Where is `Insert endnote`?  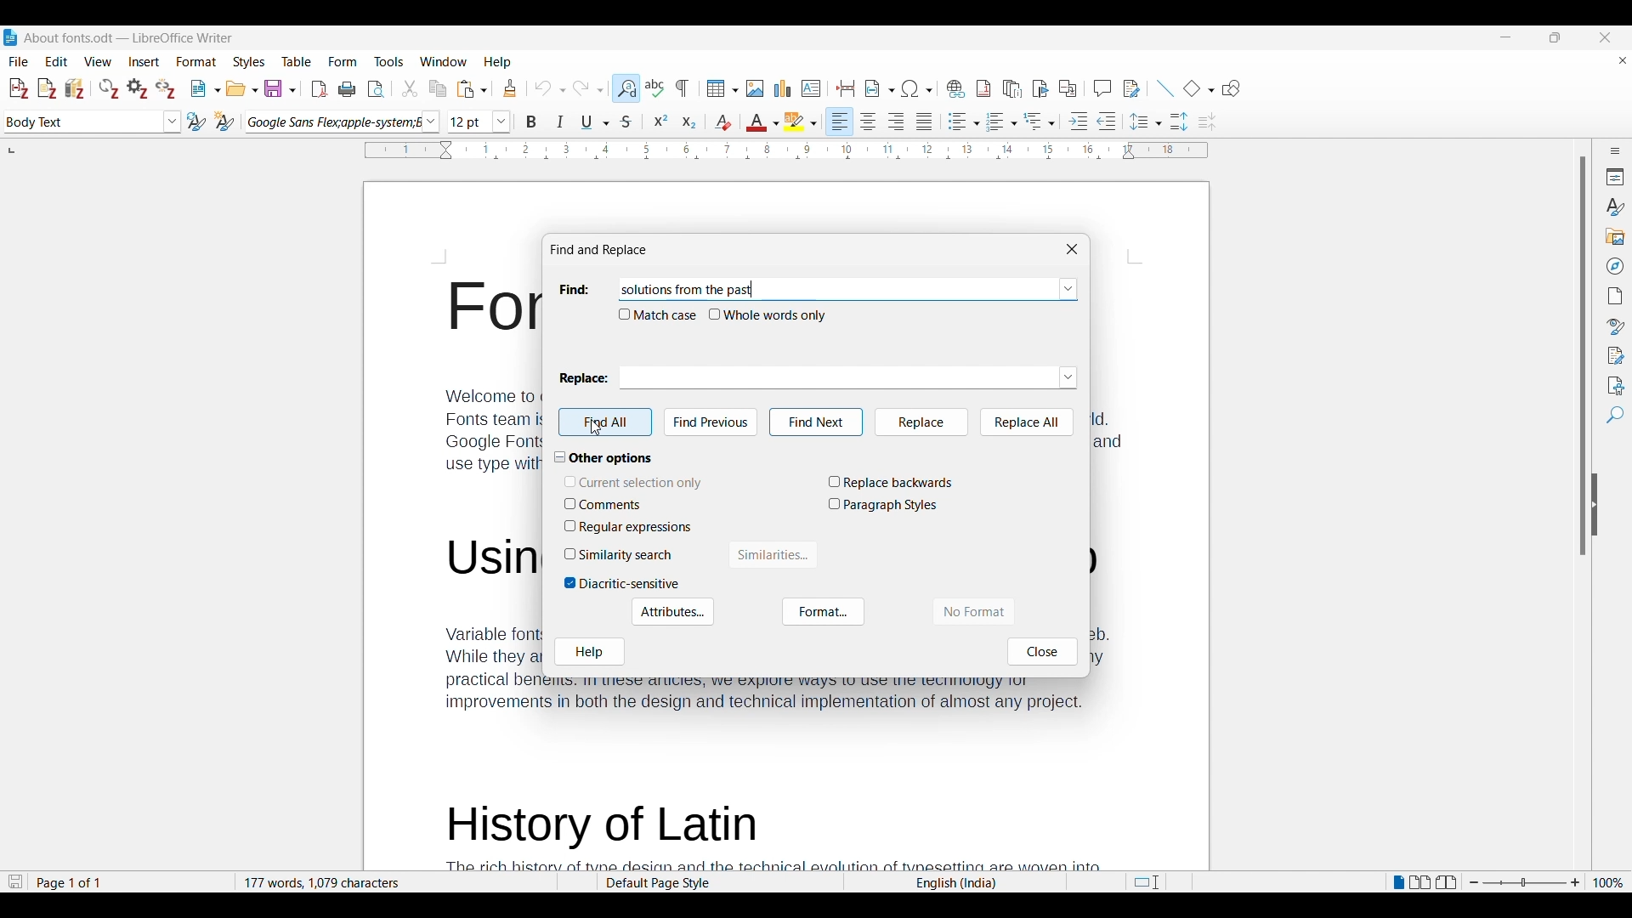 Insert endnote is located at coordinates (1013, 88).